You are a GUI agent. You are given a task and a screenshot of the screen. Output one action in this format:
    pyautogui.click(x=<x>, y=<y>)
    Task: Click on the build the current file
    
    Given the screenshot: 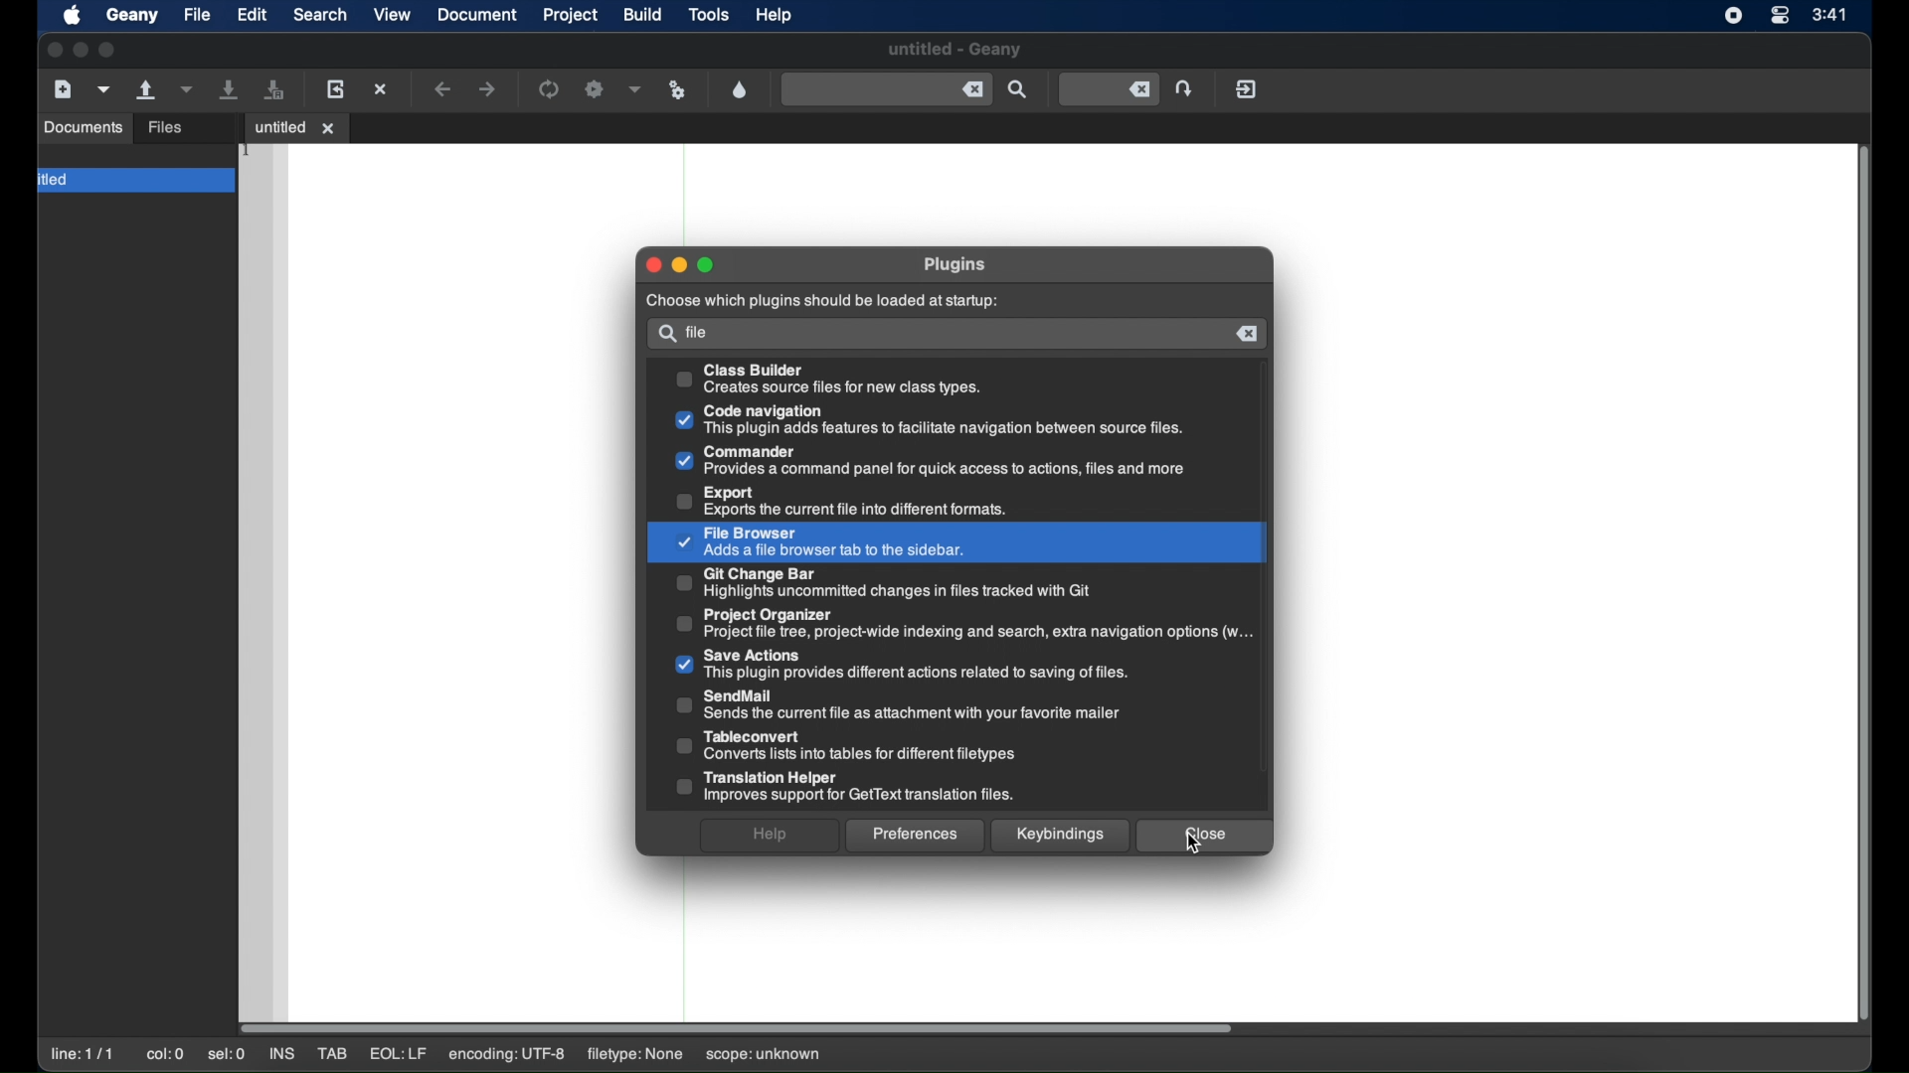 What is the action you would take?
    pyautogui.click(x=595, y=90)
    